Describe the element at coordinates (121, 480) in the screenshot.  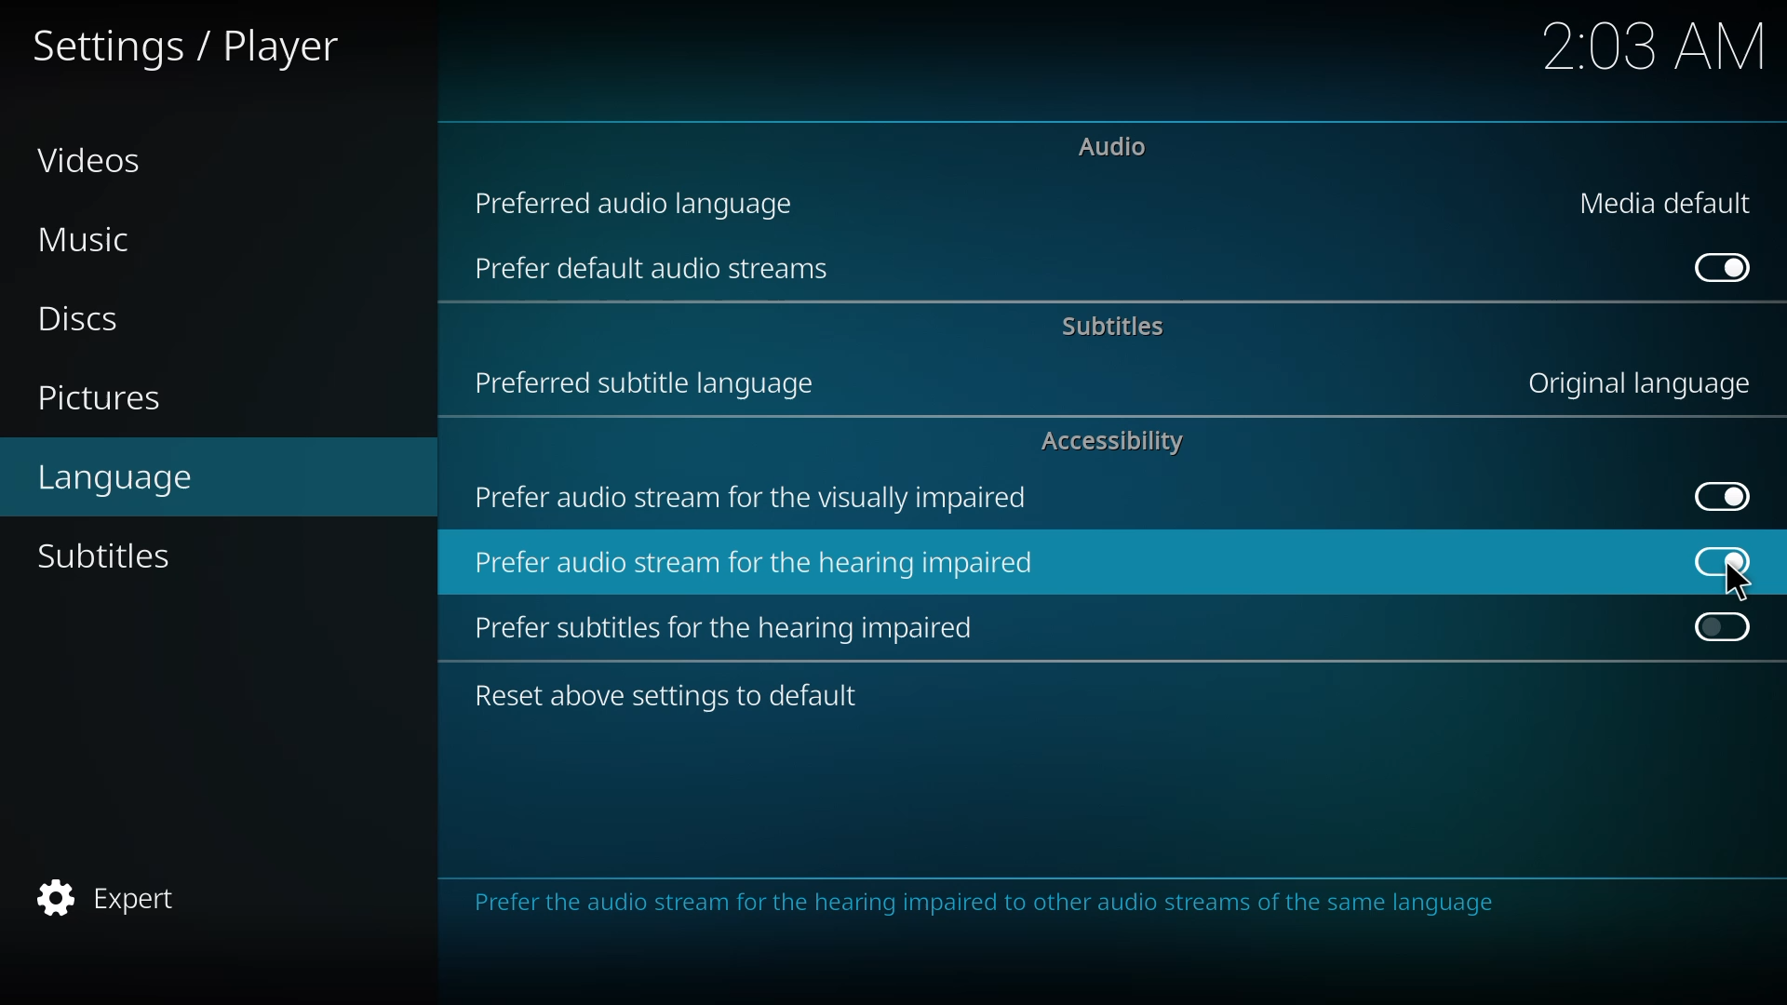
I see `language` at that location.